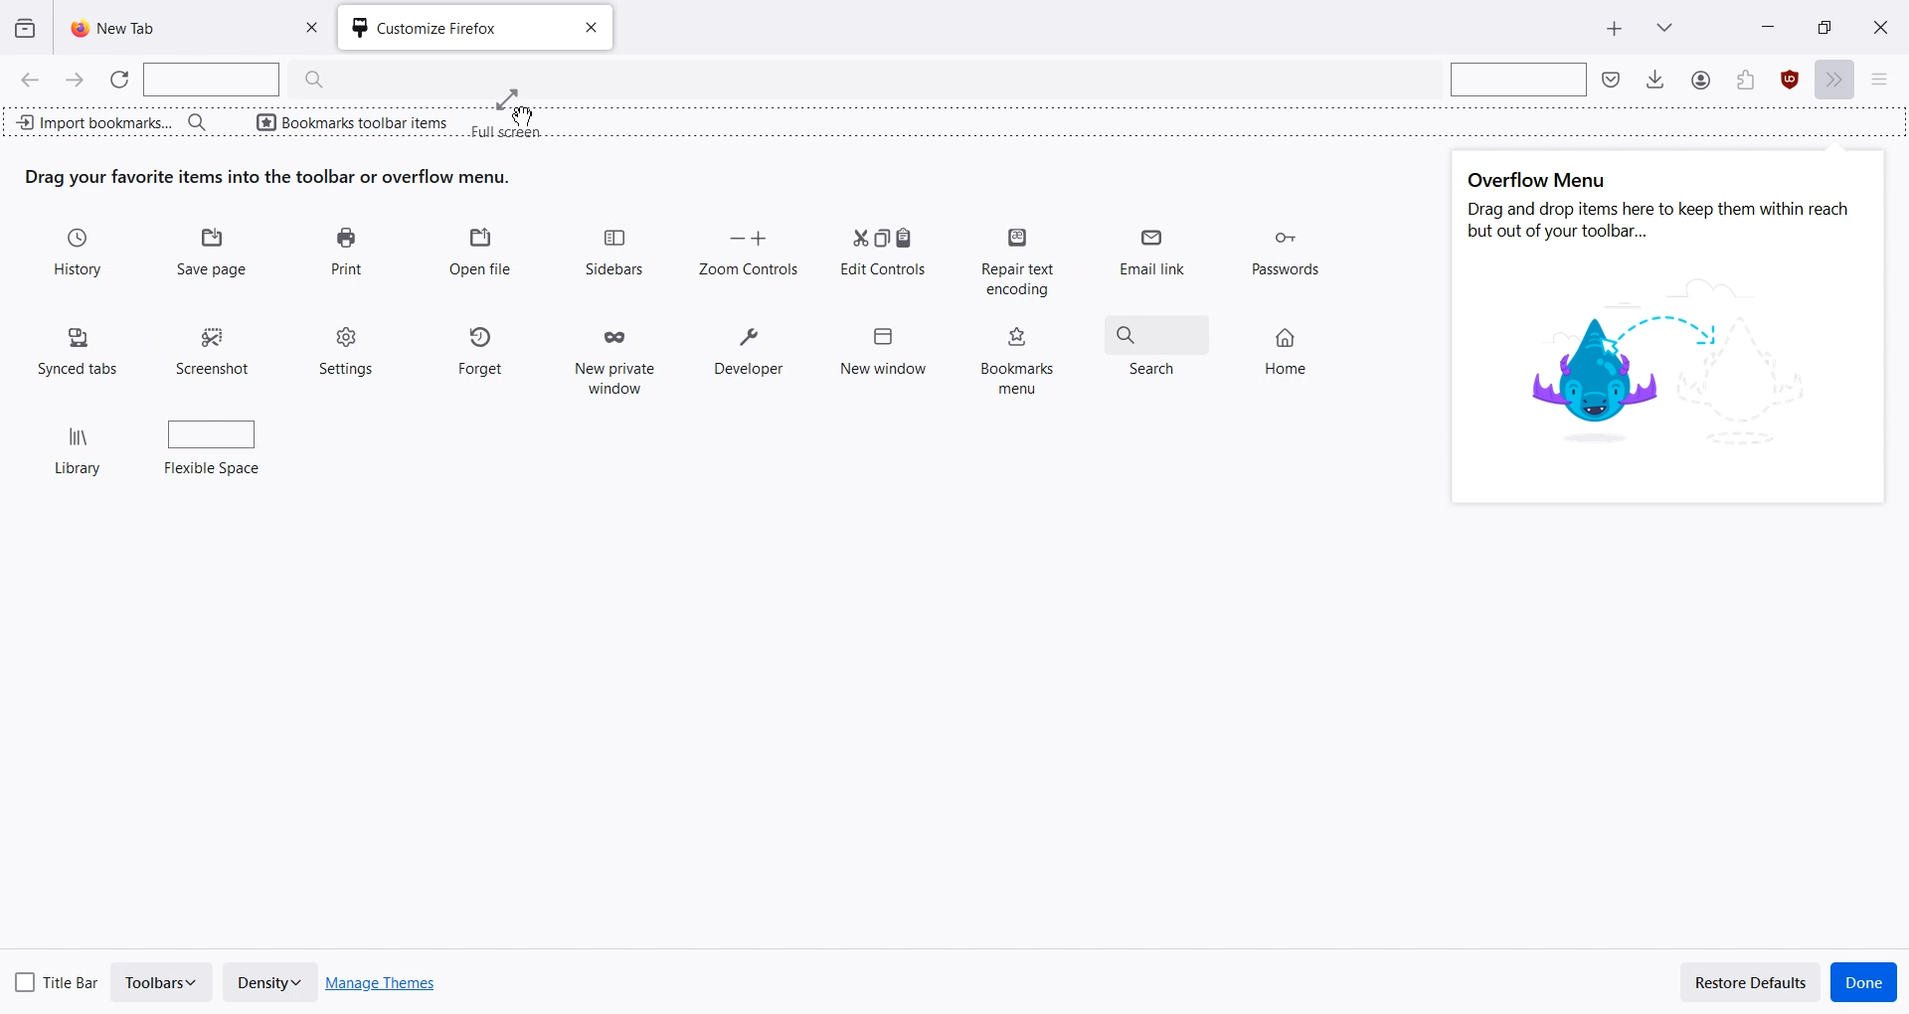 The height and width of the screenshot is (1014, 1909). I want to click on New Tab, so click(1615, 29).